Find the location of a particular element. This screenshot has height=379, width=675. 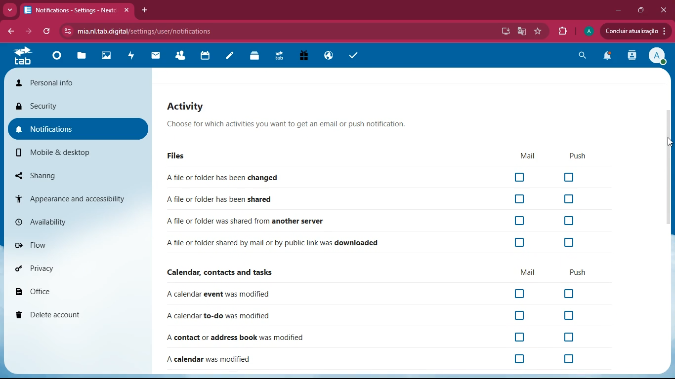

minimize is located at coordinates (619, 10).